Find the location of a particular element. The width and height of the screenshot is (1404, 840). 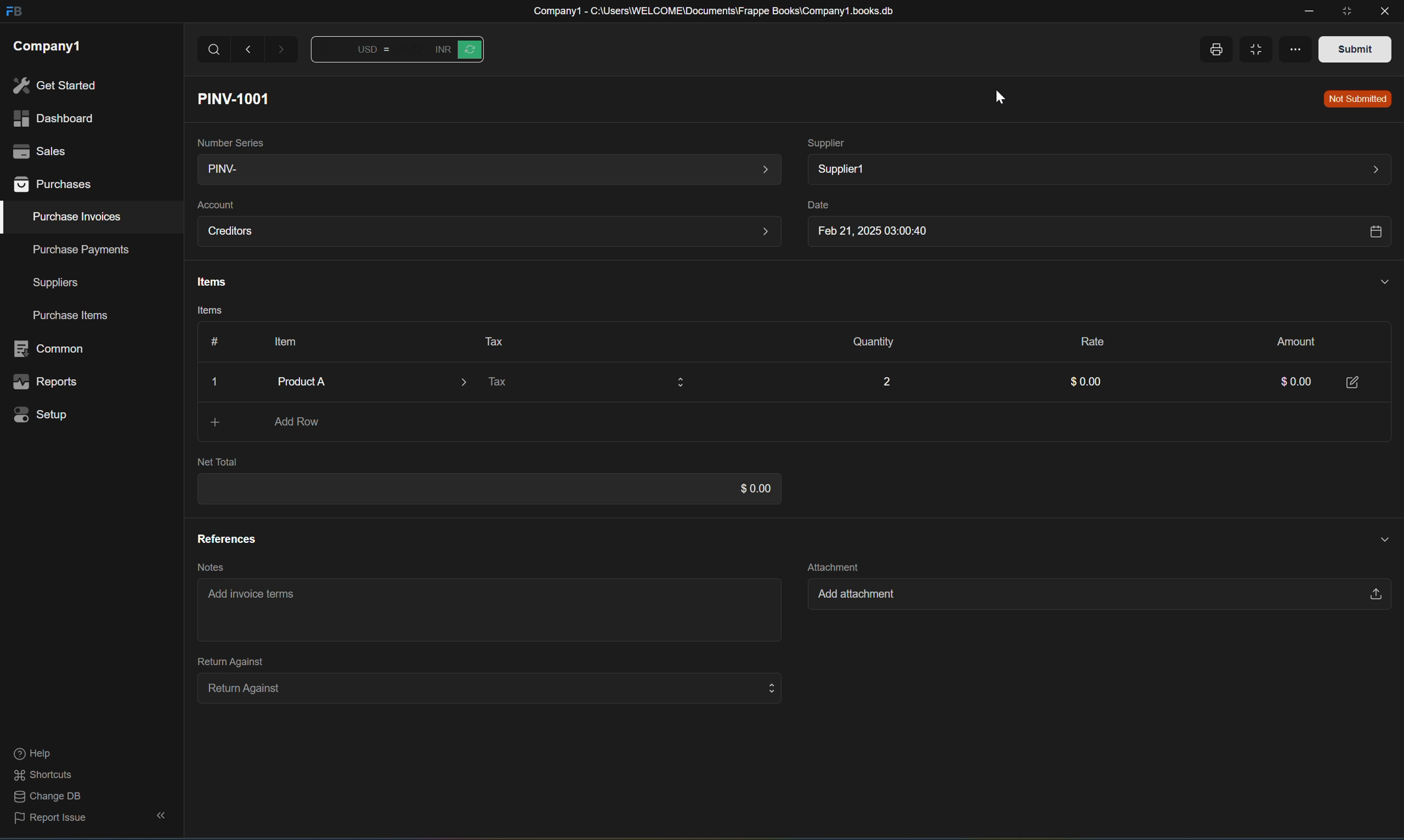

help is located at coordinates (32, 755).